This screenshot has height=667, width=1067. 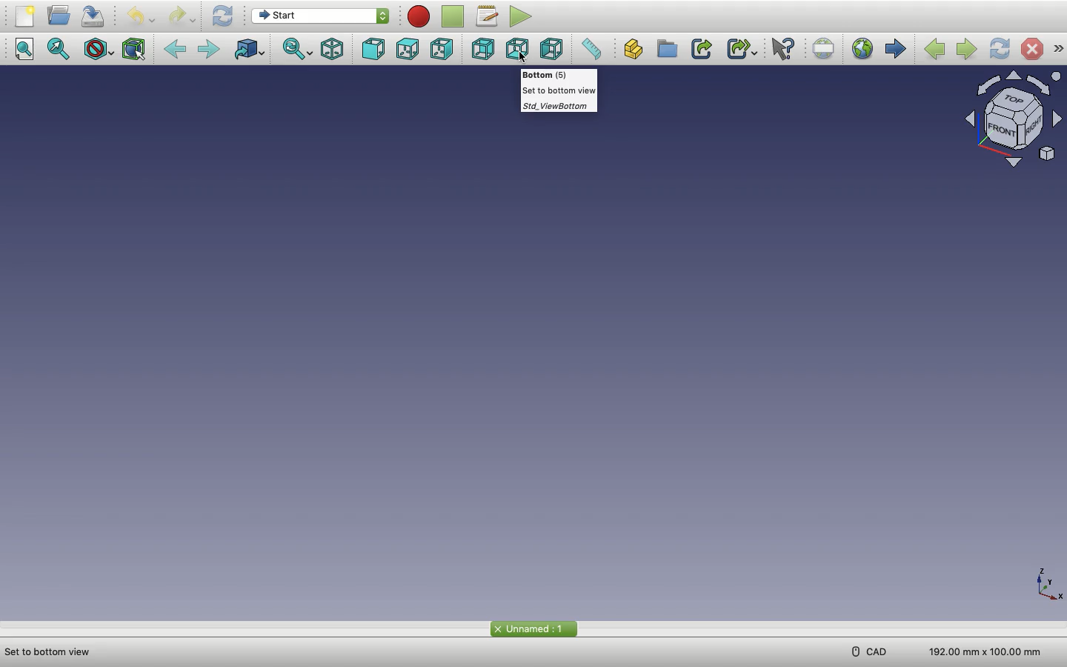 I want to click on New, so click(x=26, y=19).